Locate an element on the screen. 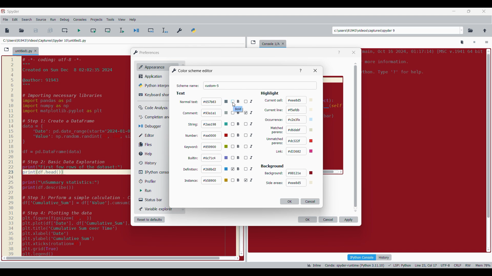  Code analysis is located at coordinates (153, 108).